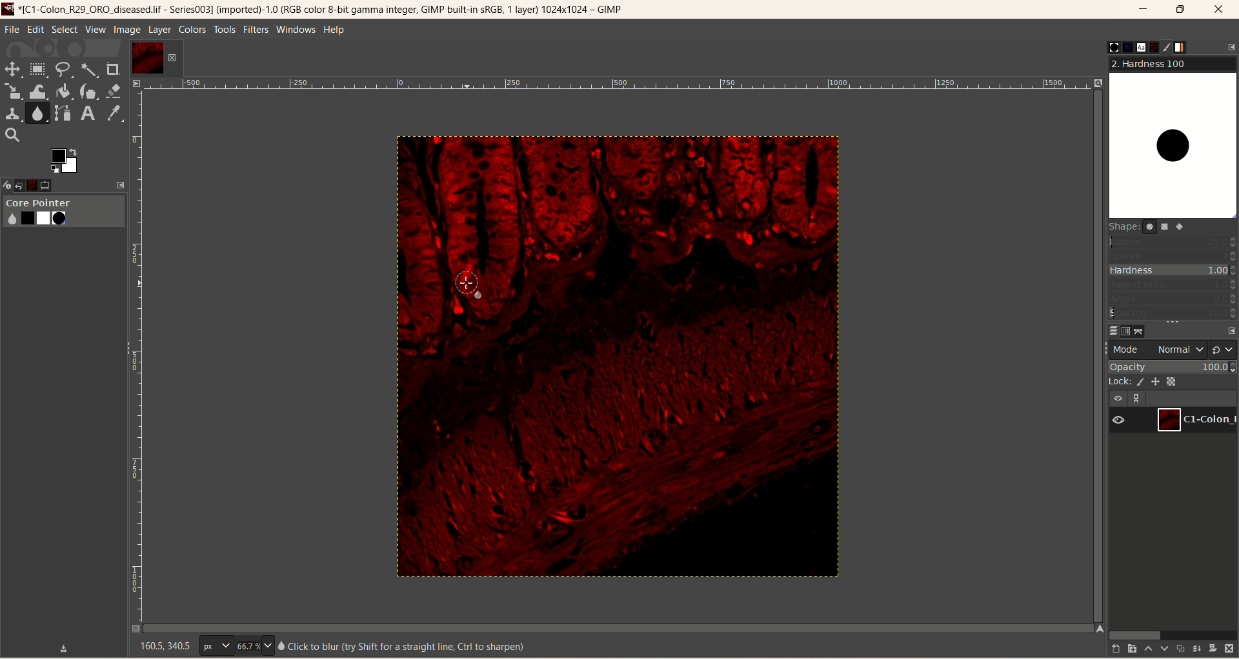 This screenshot has height=659, width=1239. What do you see at coordinates (8, 184) in the screenshot?
I see `device status` at bounding box center [8, 184].